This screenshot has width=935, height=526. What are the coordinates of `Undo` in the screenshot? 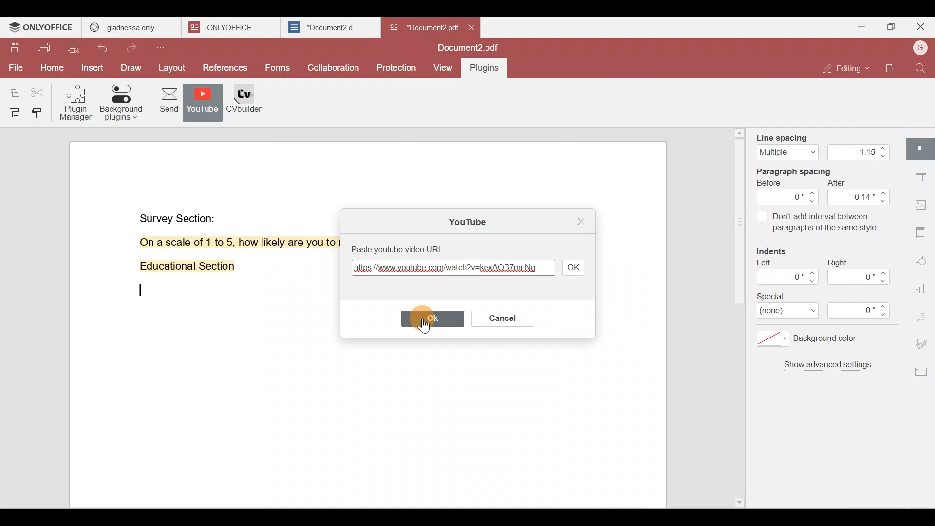 It's located at (108, 50).